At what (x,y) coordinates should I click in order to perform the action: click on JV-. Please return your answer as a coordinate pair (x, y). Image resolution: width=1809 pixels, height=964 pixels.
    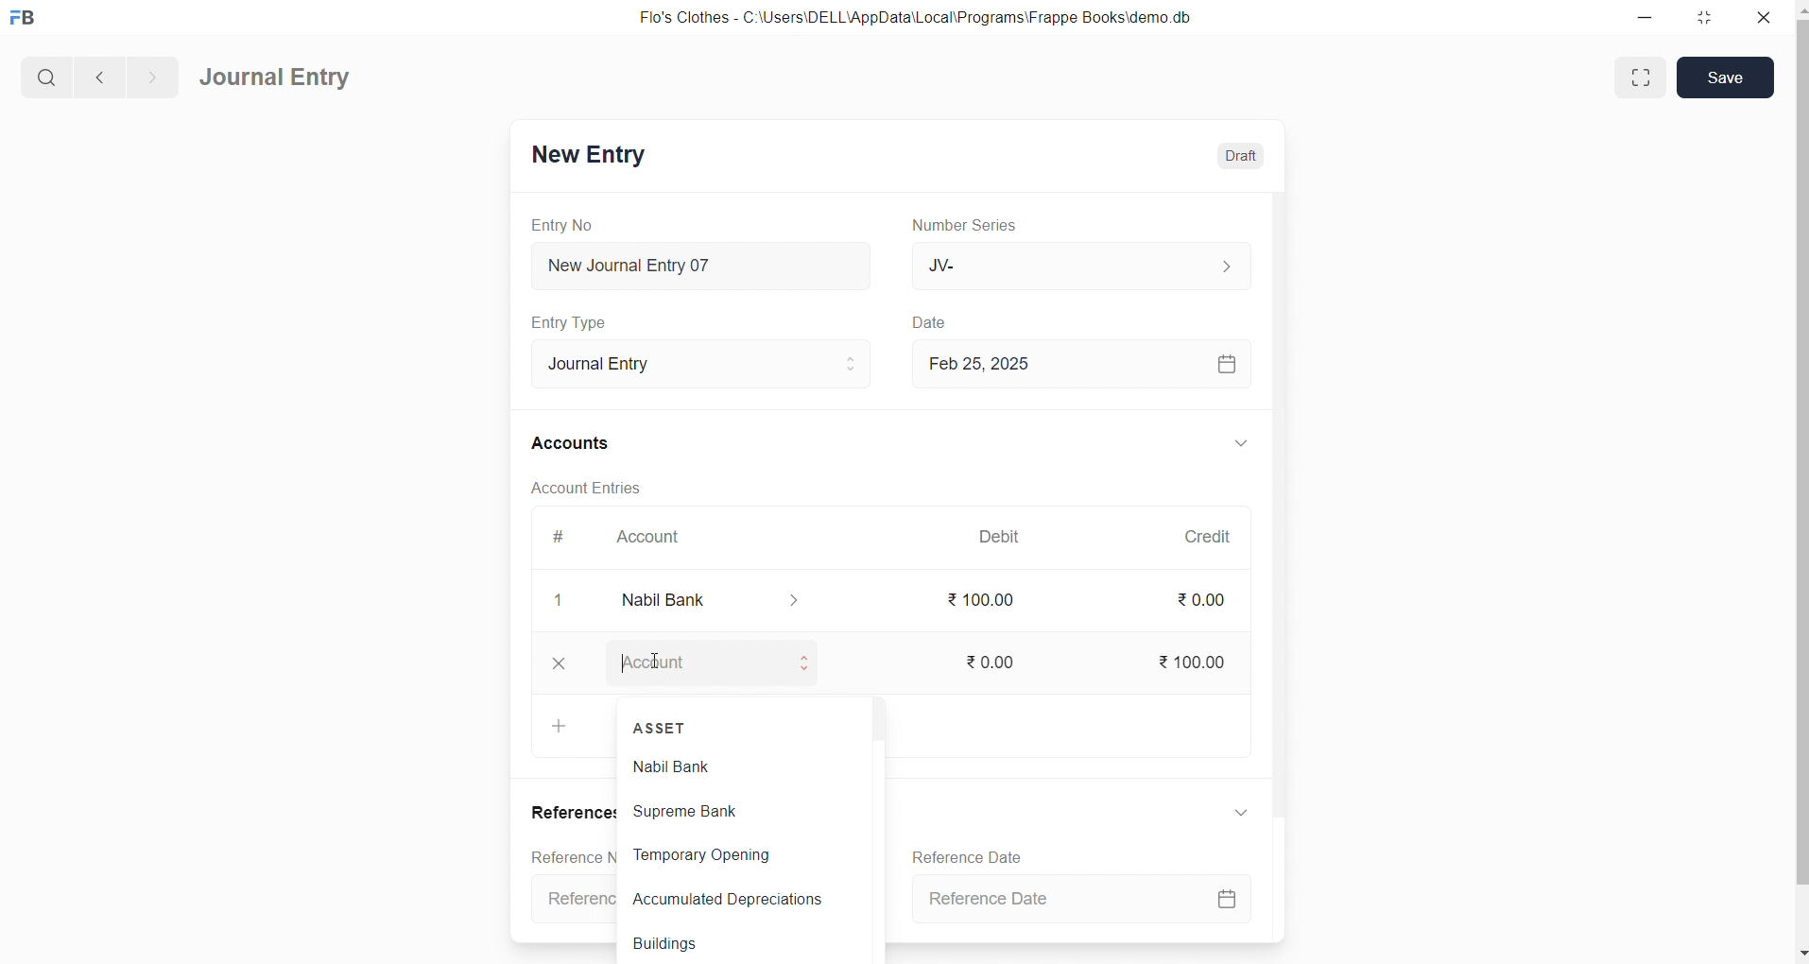
    Looking at the image, I should click on (1089, 267).